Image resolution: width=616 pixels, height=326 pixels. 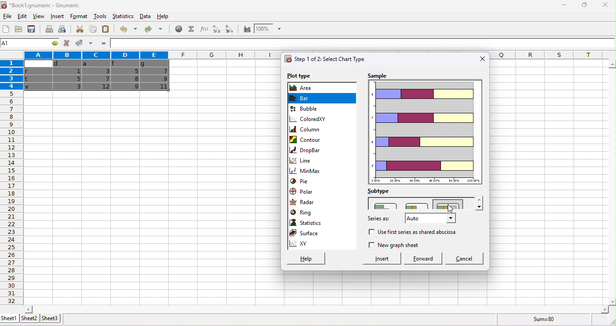 I want to click on Book1.gnumeric - Gnumeric, so click(x=42, y=5).